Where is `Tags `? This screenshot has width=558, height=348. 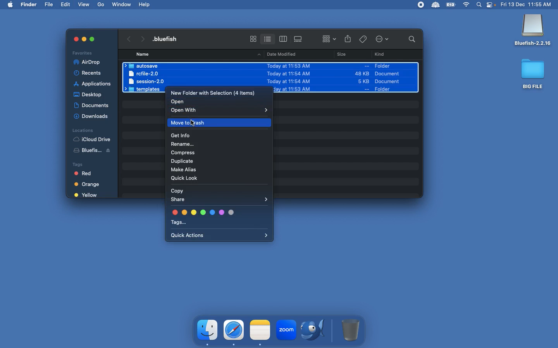
Tags  is located at coordinates (219, 217).